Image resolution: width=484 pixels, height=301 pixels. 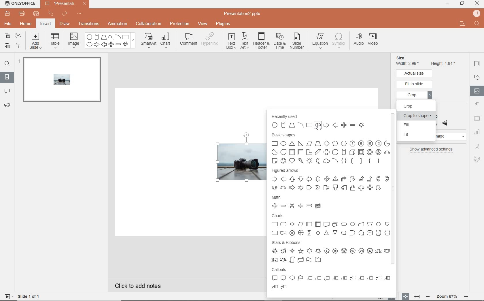 I want to click on ONLYOFFICE, so click(x=20, y=4).